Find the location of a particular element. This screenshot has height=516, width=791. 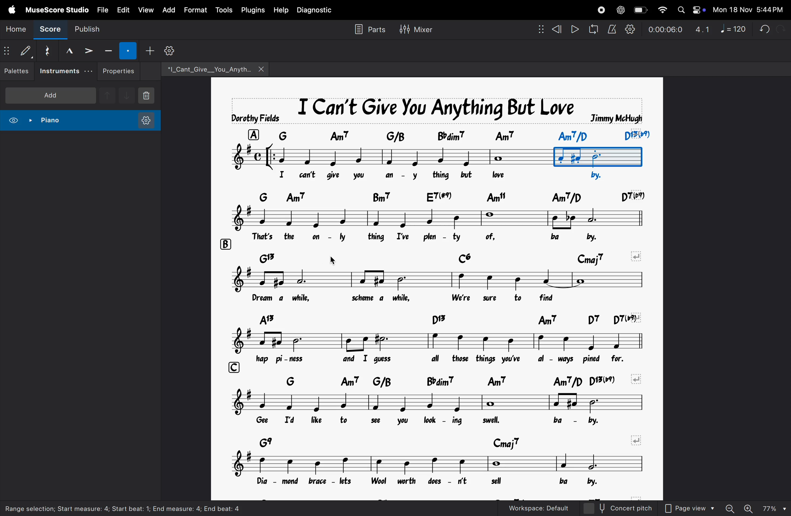

chord symbol is located at coordinates (462, 135).